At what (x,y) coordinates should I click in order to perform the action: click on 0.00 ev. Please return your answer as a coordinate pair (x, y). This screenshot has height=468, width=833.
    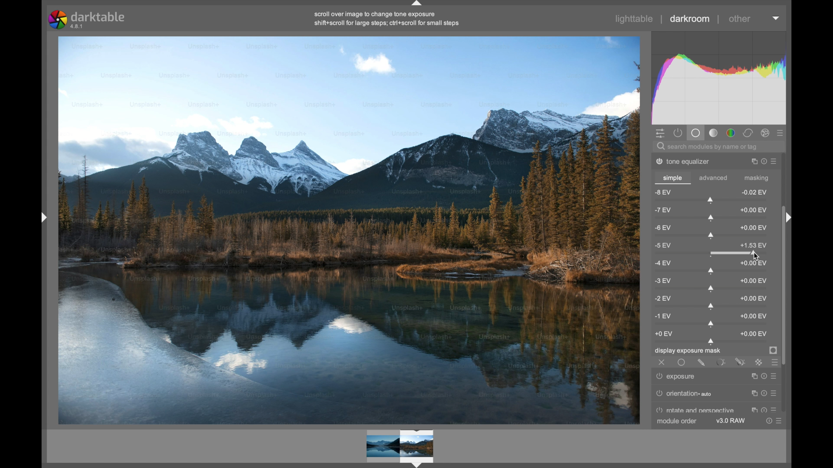
    Looking at the image, I should click on (753, 316).